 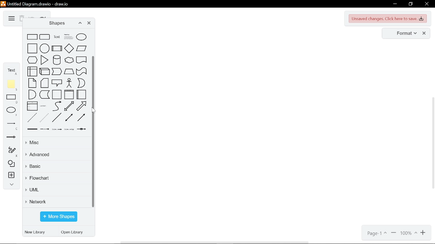 I want to click on hexagon, so click(x=32, y=60).